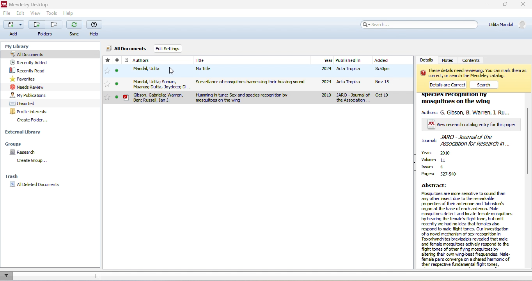 The height and width of the screenshot is (281, 532). What do you see at coordinates (468, 141) in the screenshot?
I see `journal :jaro journal of the association for research in` at bounding box center [468, 141].